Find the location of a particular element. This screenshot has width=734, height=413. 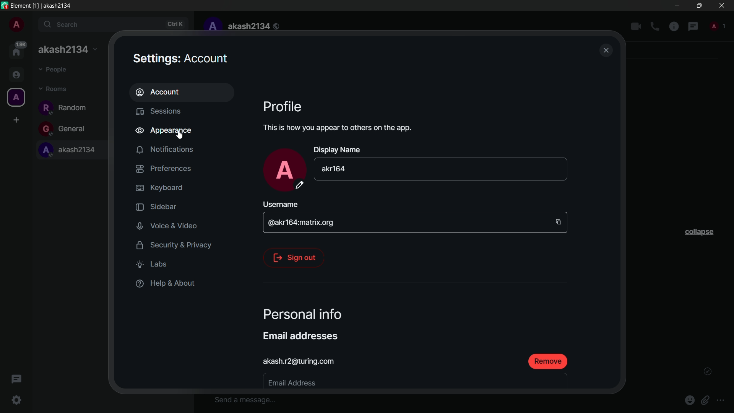

rooms is located at coordinates (54, 89).